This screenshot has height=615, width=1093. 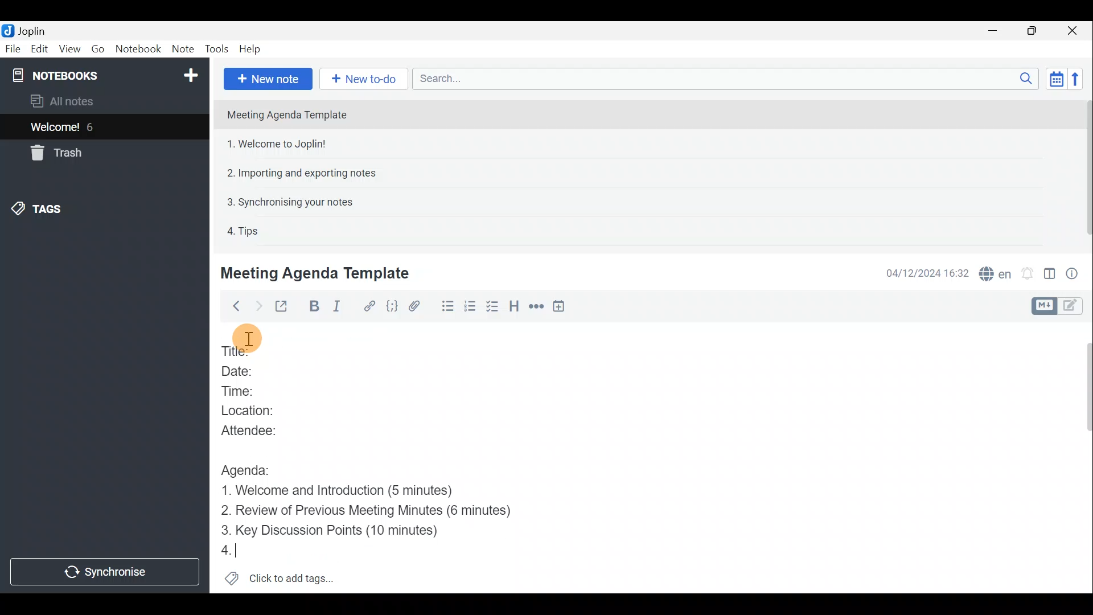 I want to click on Code, so click(x=393, y=307).